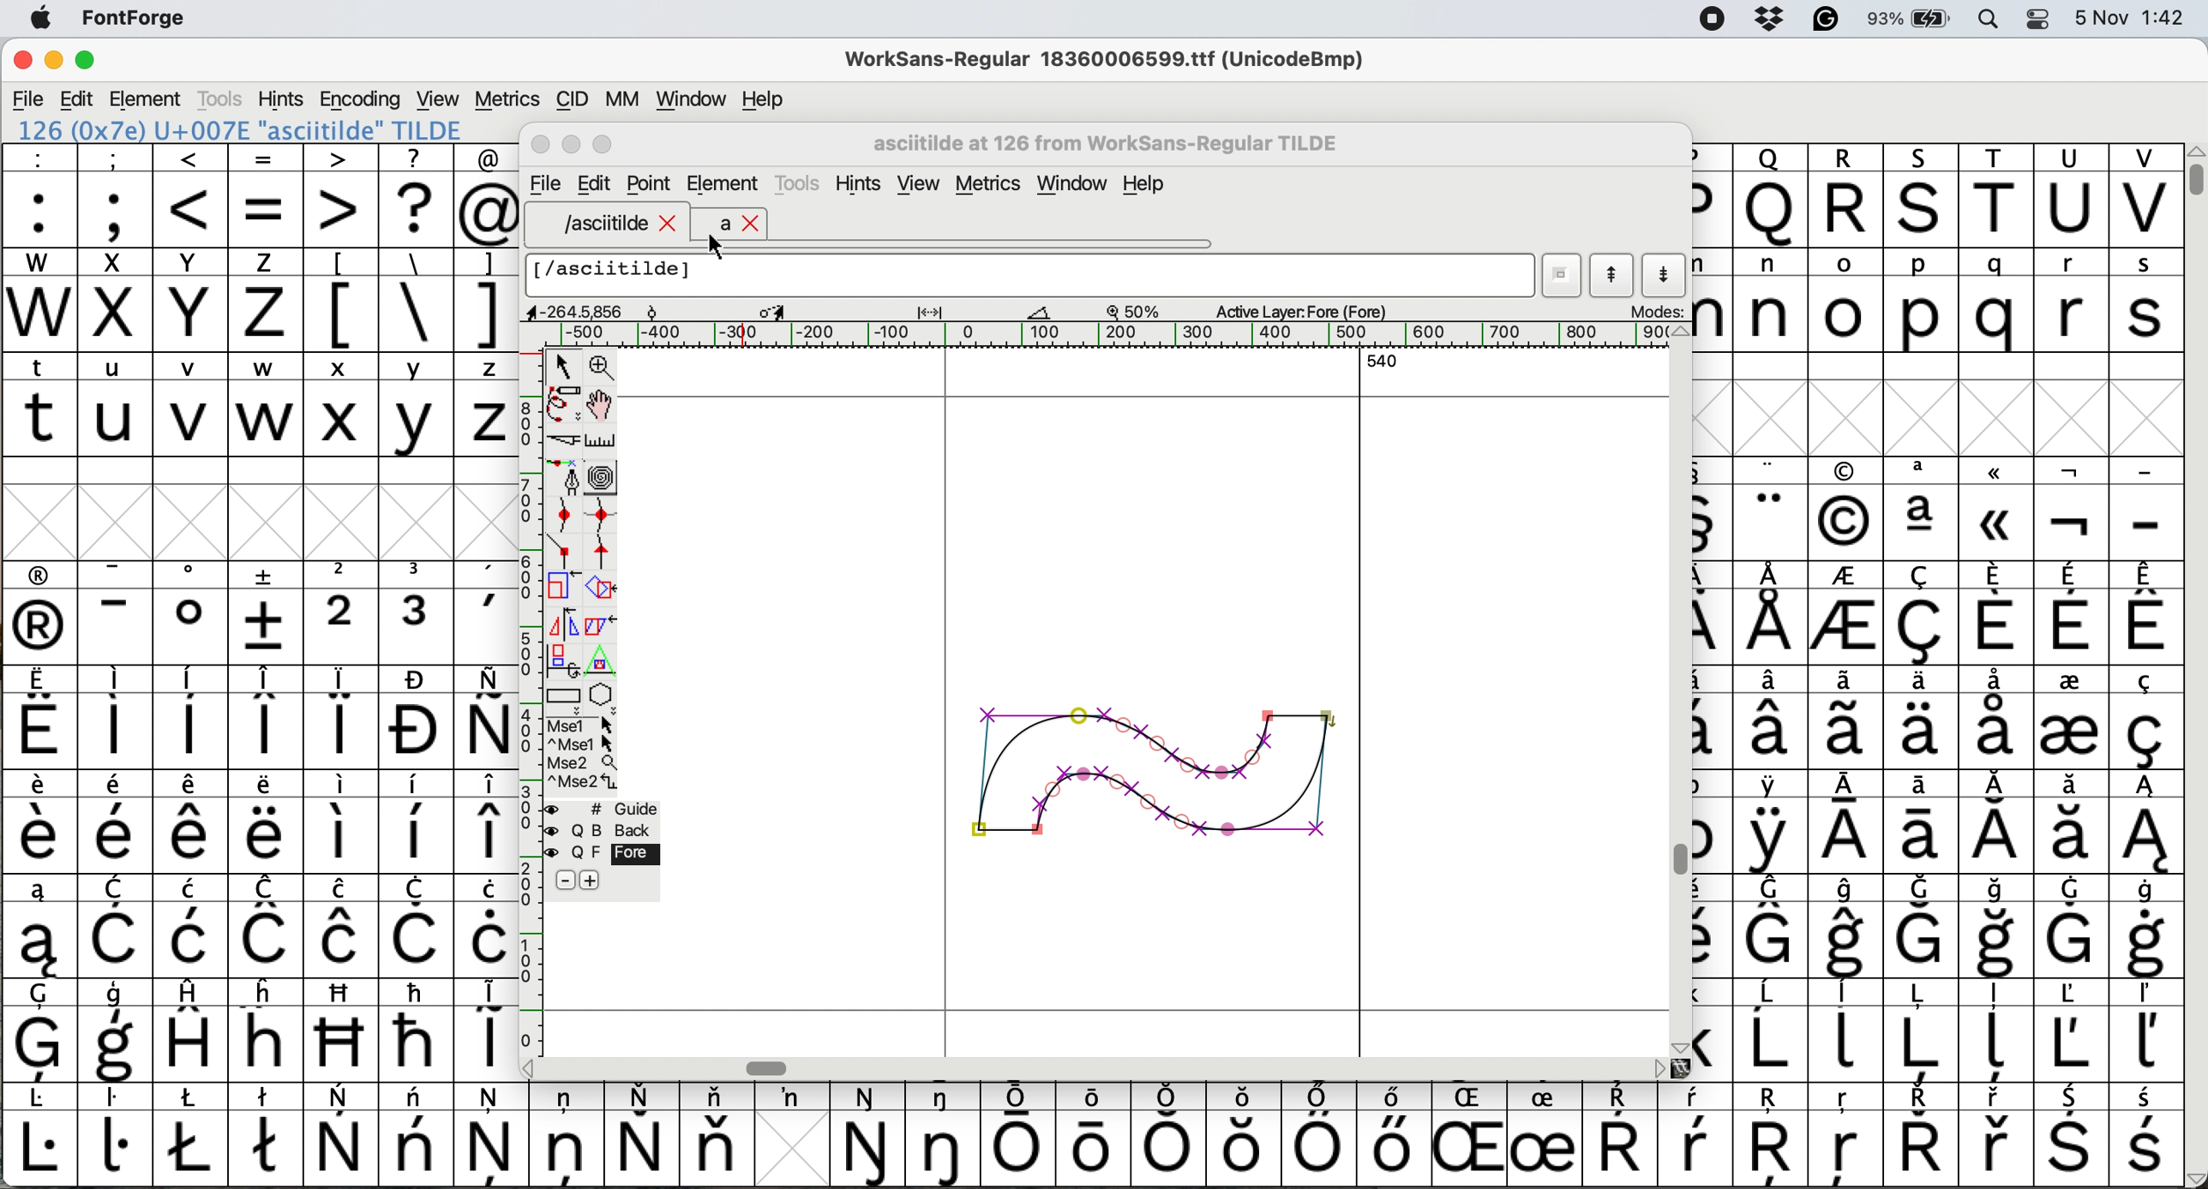  I want to click on scroll button, so click(531, 1067).